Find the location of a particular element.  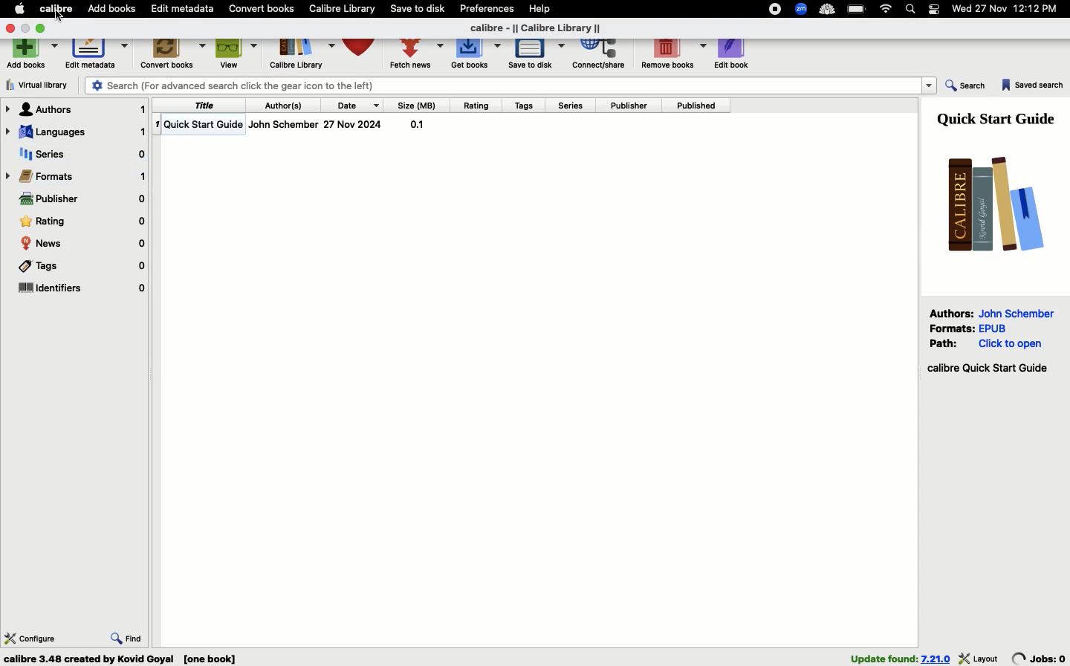

Publisher is located at coordinates (631, 106).